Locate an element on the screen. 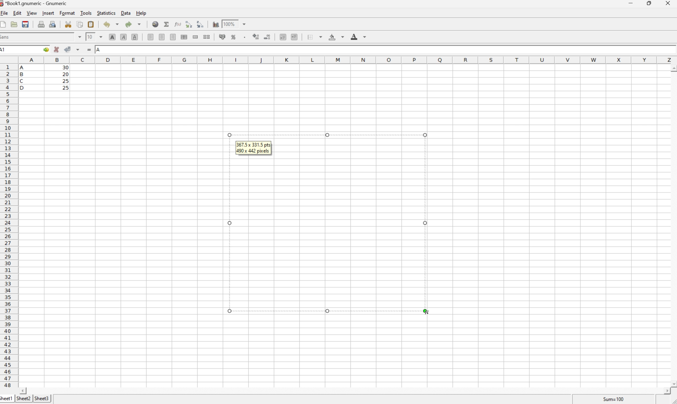 The image size is (677, 404). Borders is located at coordinates (313, 36).